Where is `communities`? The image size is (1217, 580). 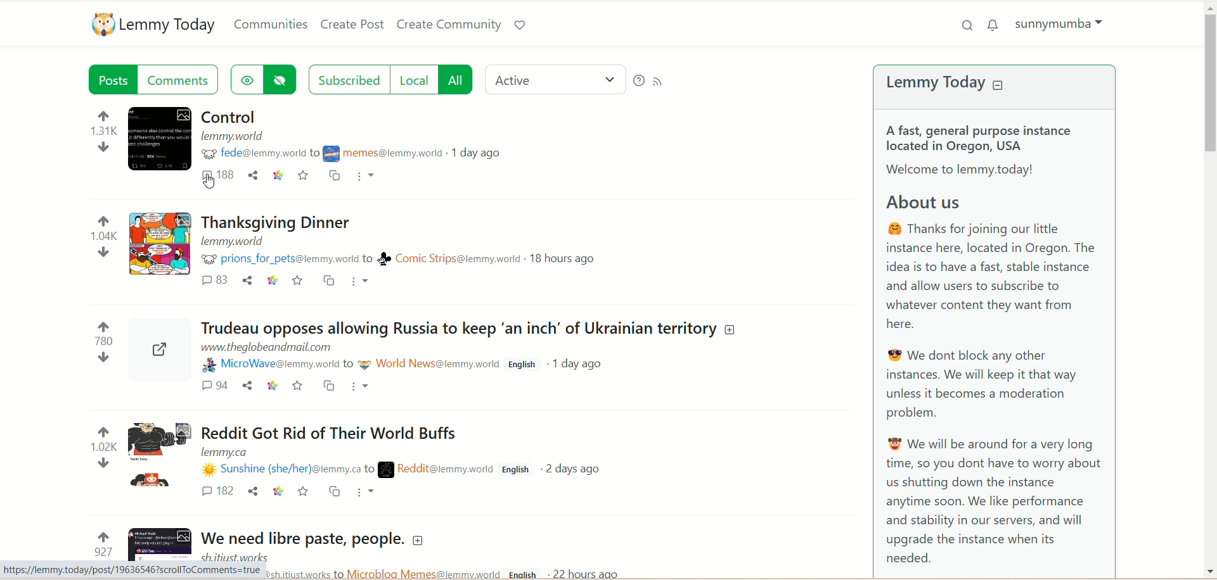
communities is located at coordinates (271, 25).